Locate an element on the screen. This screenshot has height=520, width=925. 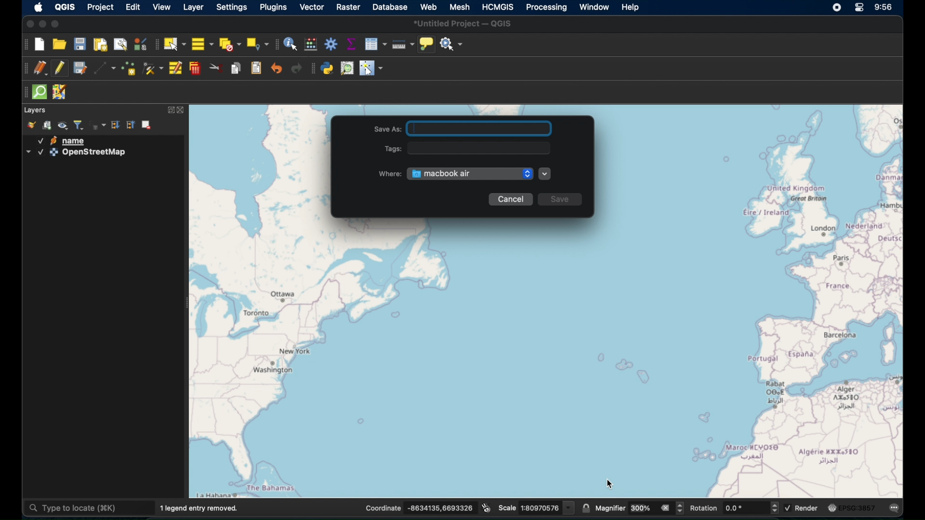
switches cursor to configurable pointer is located at coordinates (372, 69).